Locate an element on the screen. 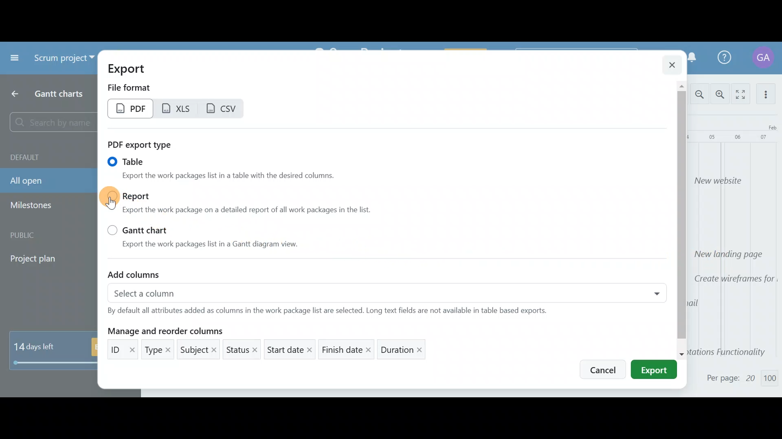 Image resolution: width=782 pixels, height=439 pixels. Export the work package on a detailed report of all work packages in the list. is located at coordinates (250, 213).